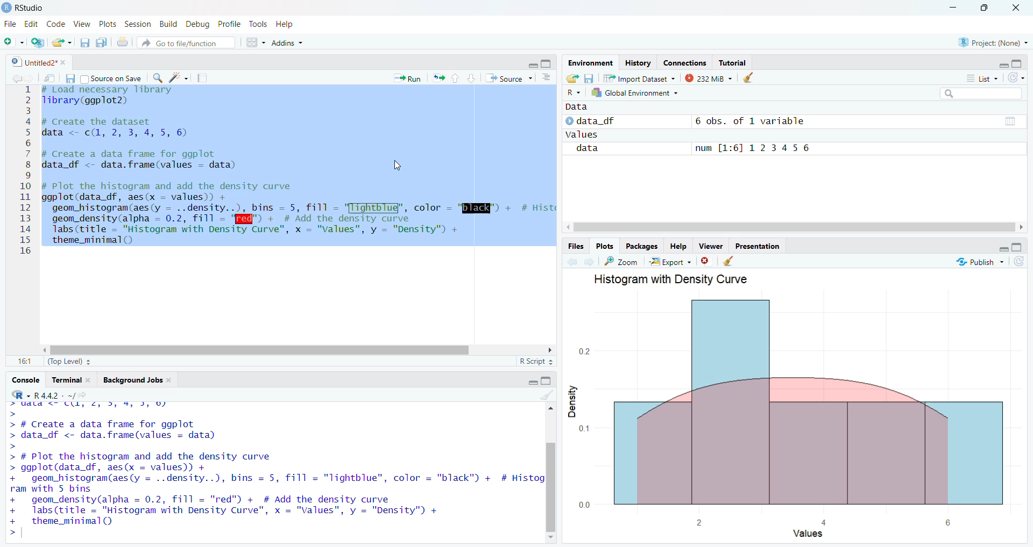  Describe the element at coordinates (25, 8) in the screenshot. I see `RStudio` at that location.